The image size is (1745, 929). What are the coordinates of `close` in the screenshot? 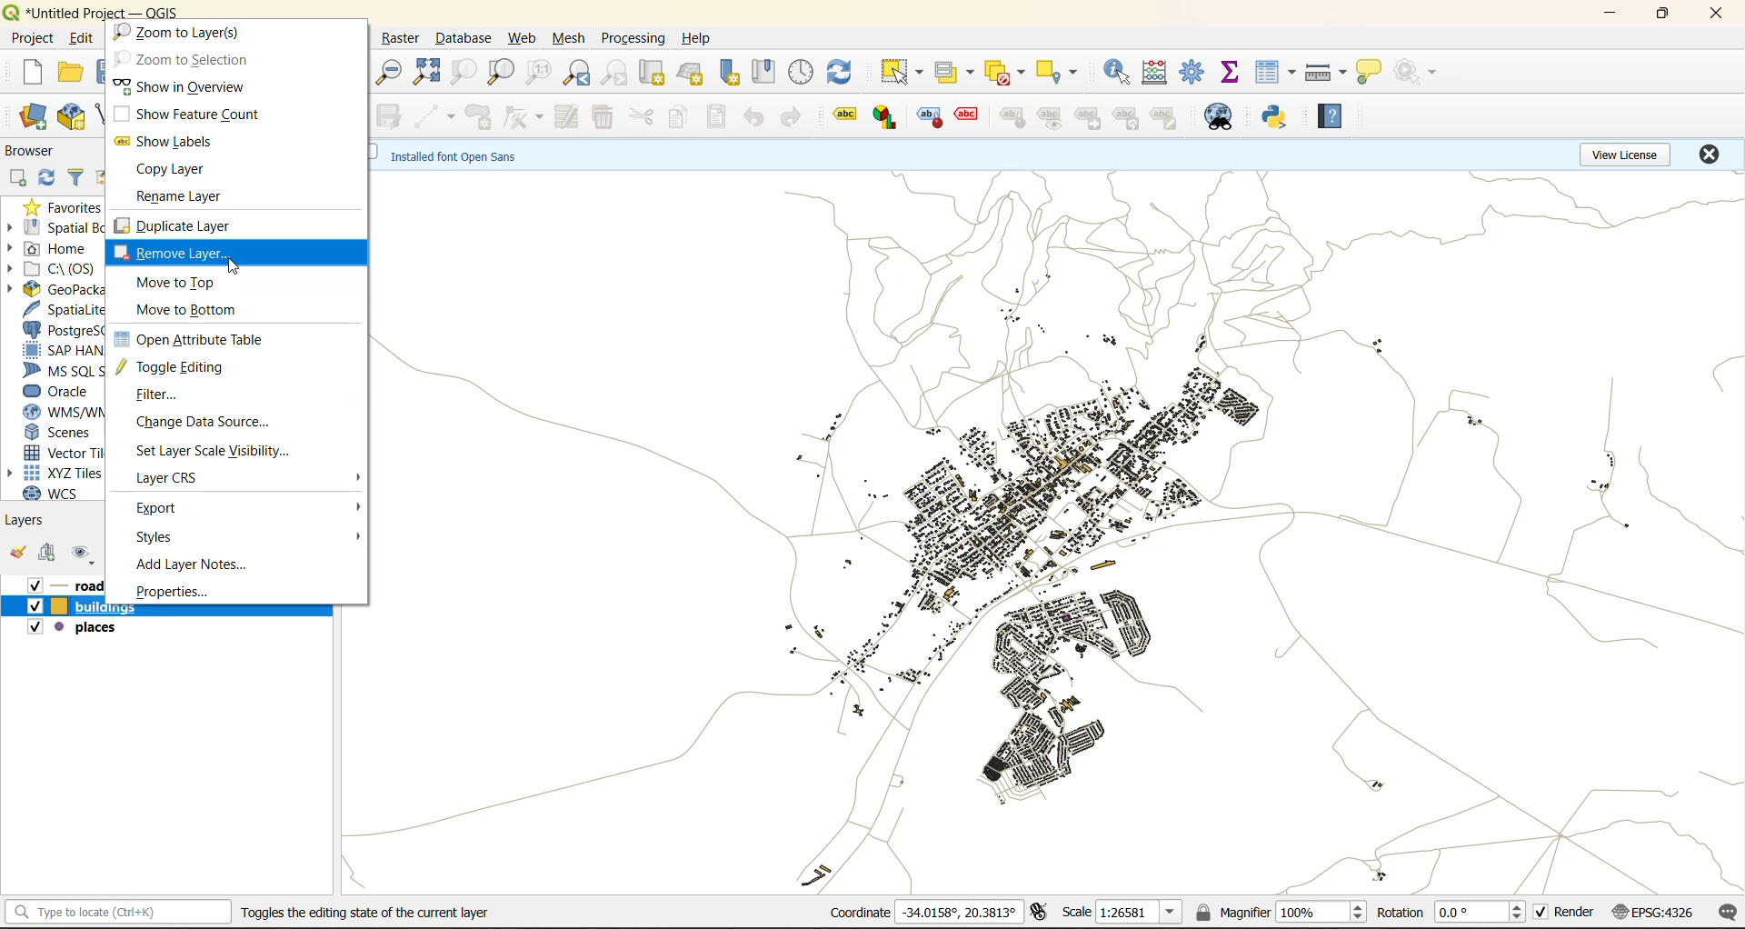 It's located at (1707, 155).